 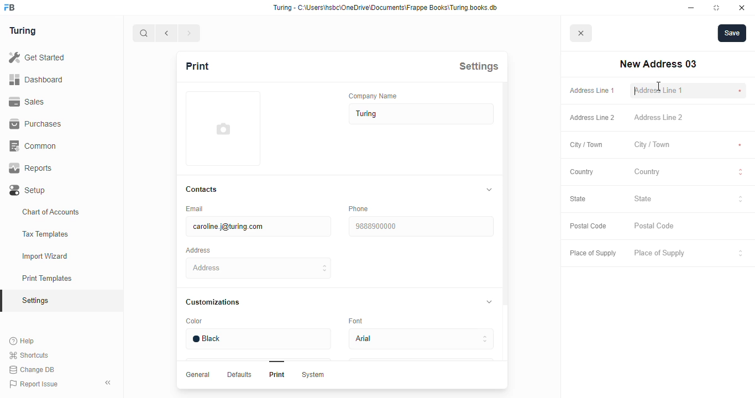 I want to click on address, so click(x=198, y=250).